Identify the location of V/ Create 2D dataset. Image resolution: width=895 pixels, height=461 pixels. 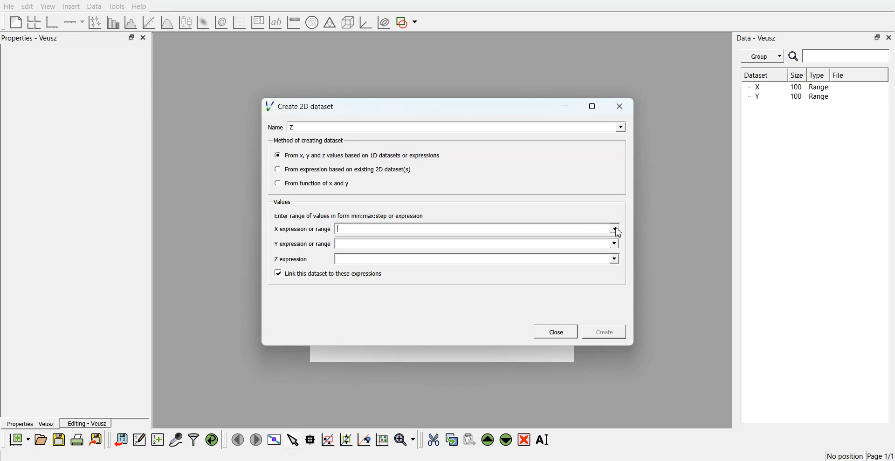
(301, 106).